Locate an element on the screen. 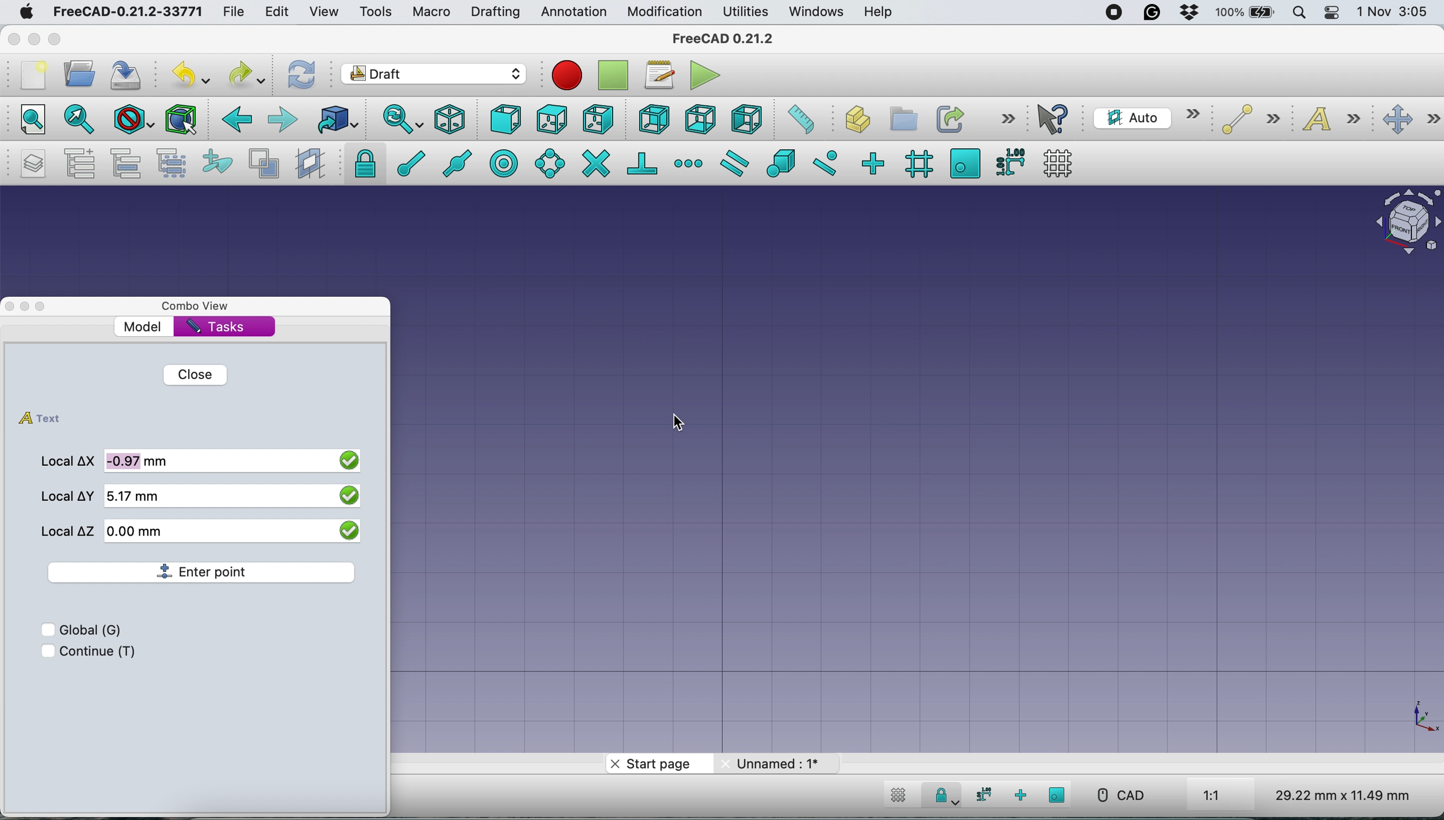  dropbox is located at coordinates (1190, 14).